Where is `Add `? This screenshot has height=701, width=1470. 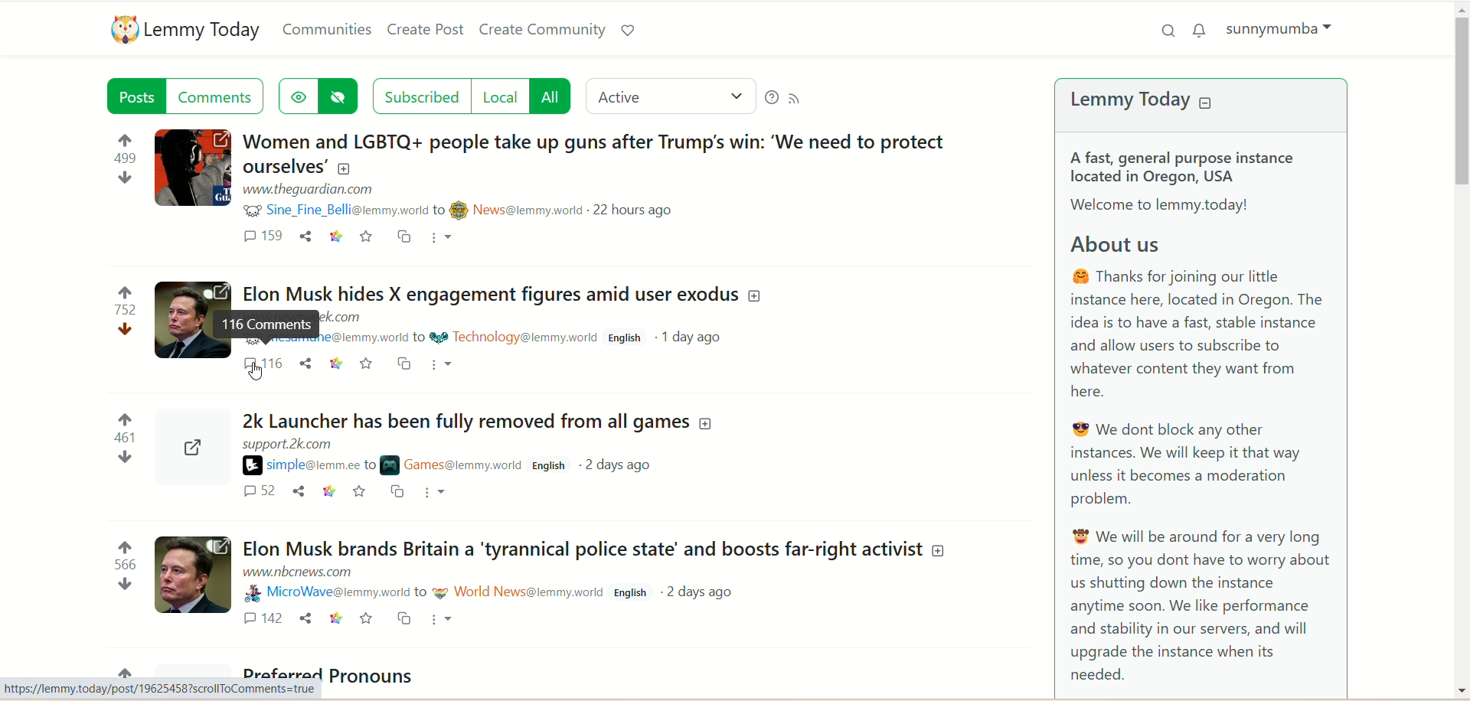
Add  is located at coordinates (939, 551).